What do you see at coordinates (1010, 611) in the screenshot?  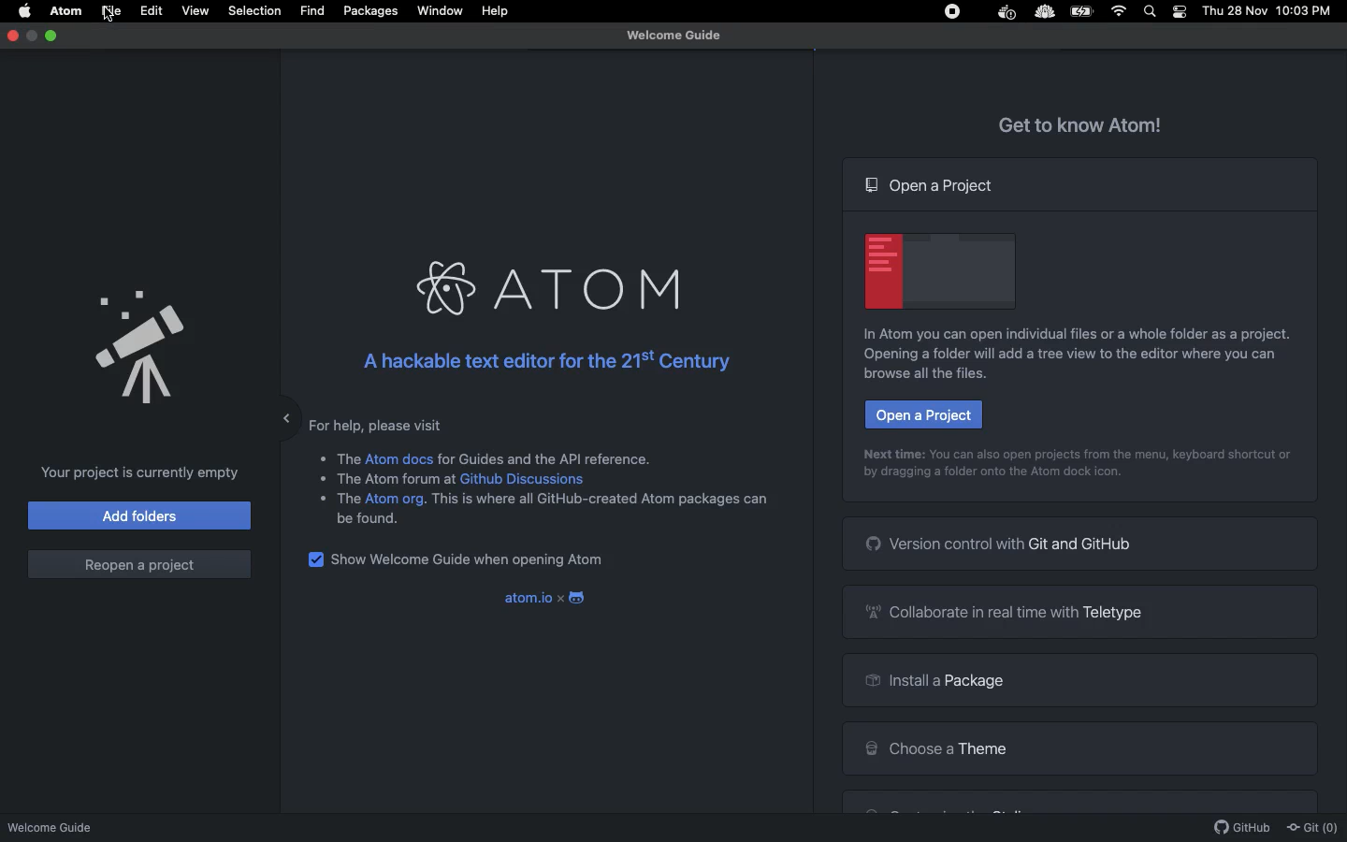 I see `Collaborate in real time with Teletype` at bounding box center [1010, 611].